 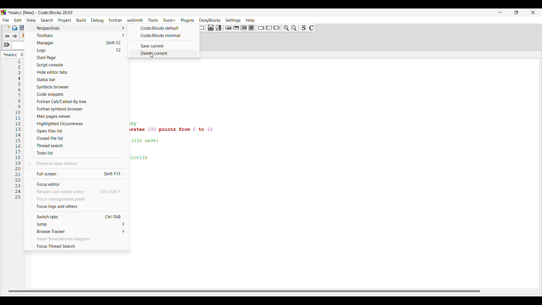 What do you see at coordinates (153, 20) in the screenshot?
I see `Tools menu` at bounding box center [153, 20].